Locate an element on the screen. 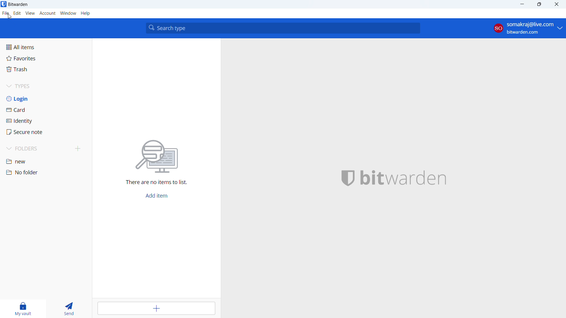  close is located at coordinates (557, 4).